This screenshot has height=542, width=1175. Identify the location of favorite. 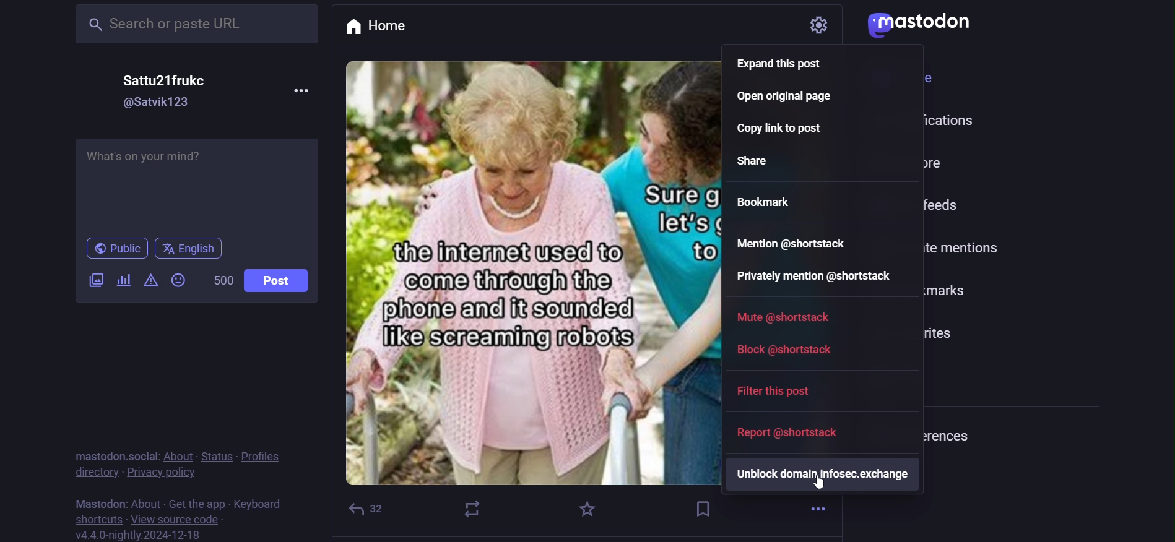
(589, 505).